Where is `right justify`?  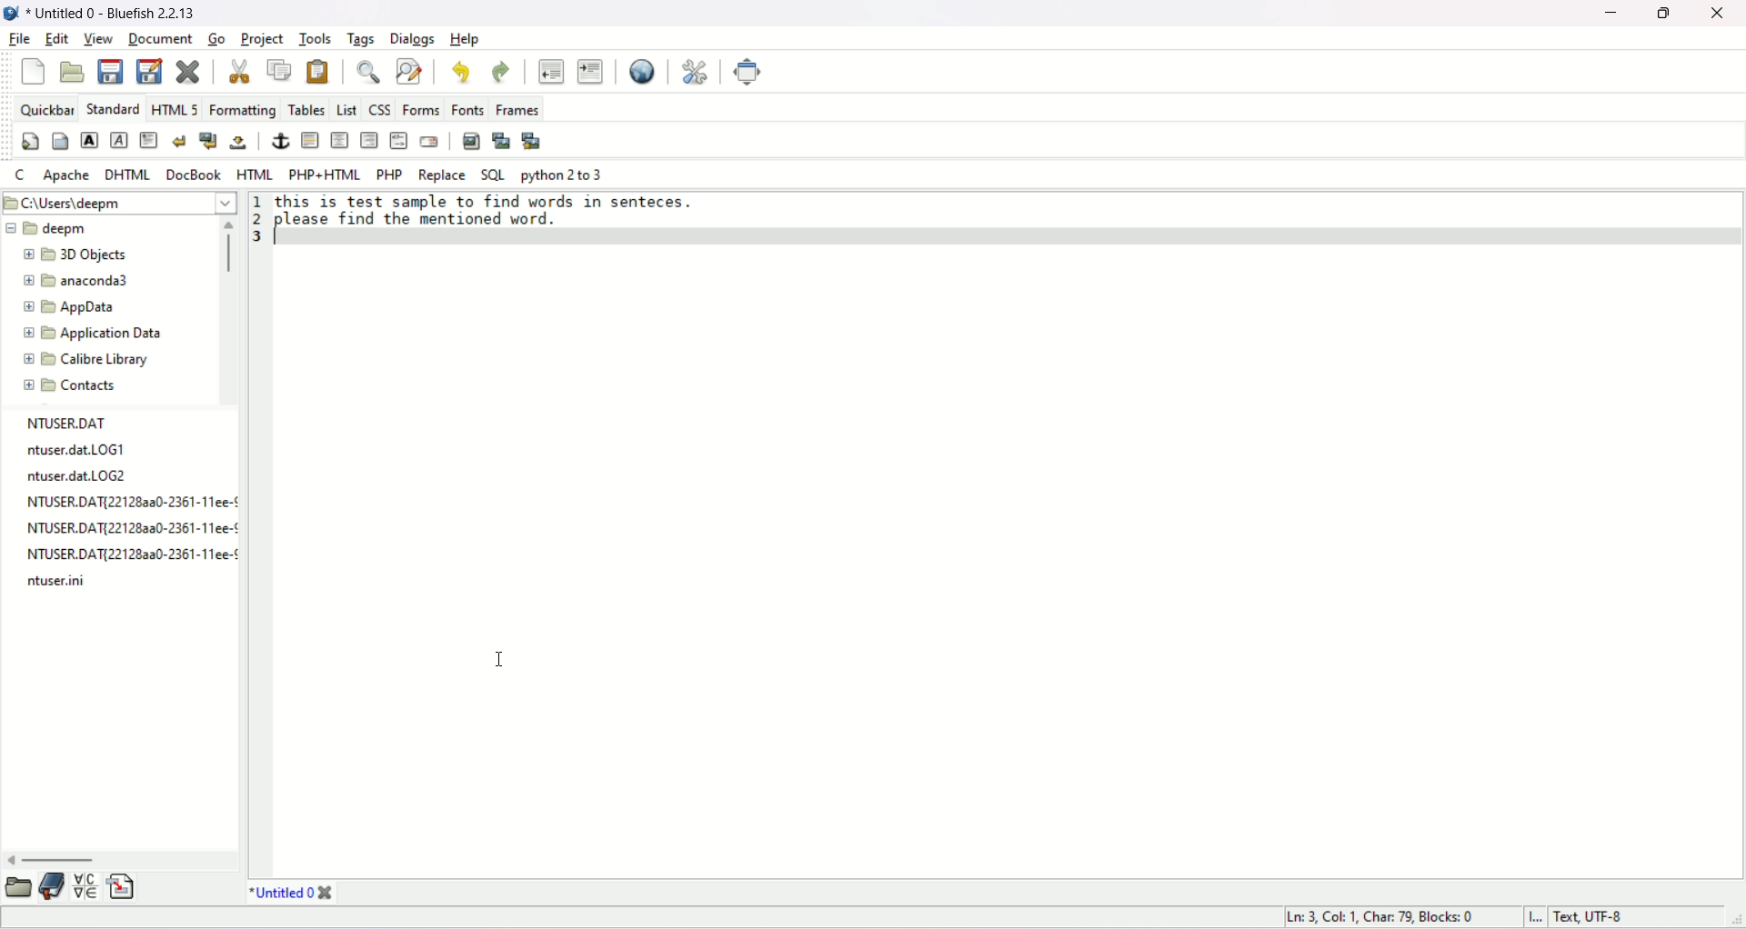 right justify is located at coordinates (367, 140).